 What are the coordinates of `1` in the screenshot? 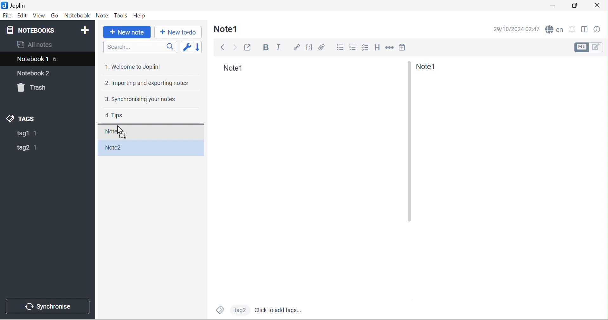 It's located at (37, 133).